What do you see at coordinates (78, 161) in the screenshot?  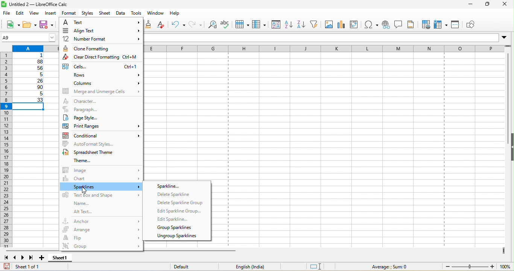 I see `theme` at bounding box center [78, 161].